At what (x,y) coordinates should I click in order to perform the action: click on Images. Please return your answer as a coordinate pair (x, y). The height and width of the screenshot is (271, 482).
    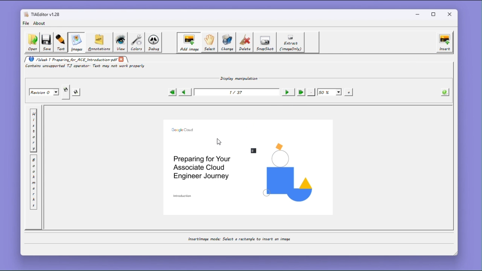
    Looking at the image, I should click on (76, 43).